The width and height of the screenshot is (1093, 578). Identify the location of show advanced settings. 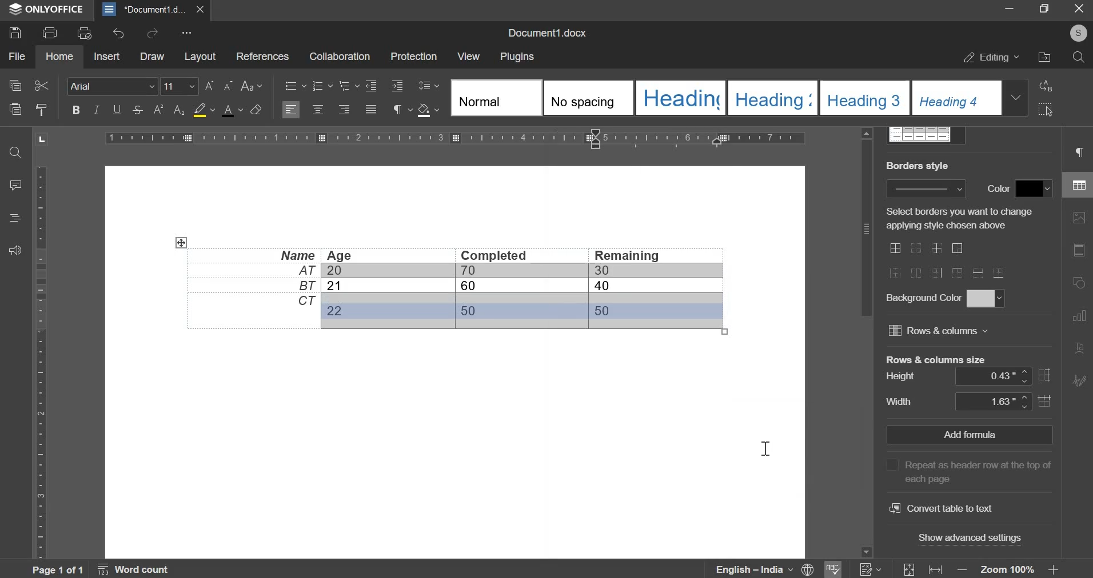
(974, 539).